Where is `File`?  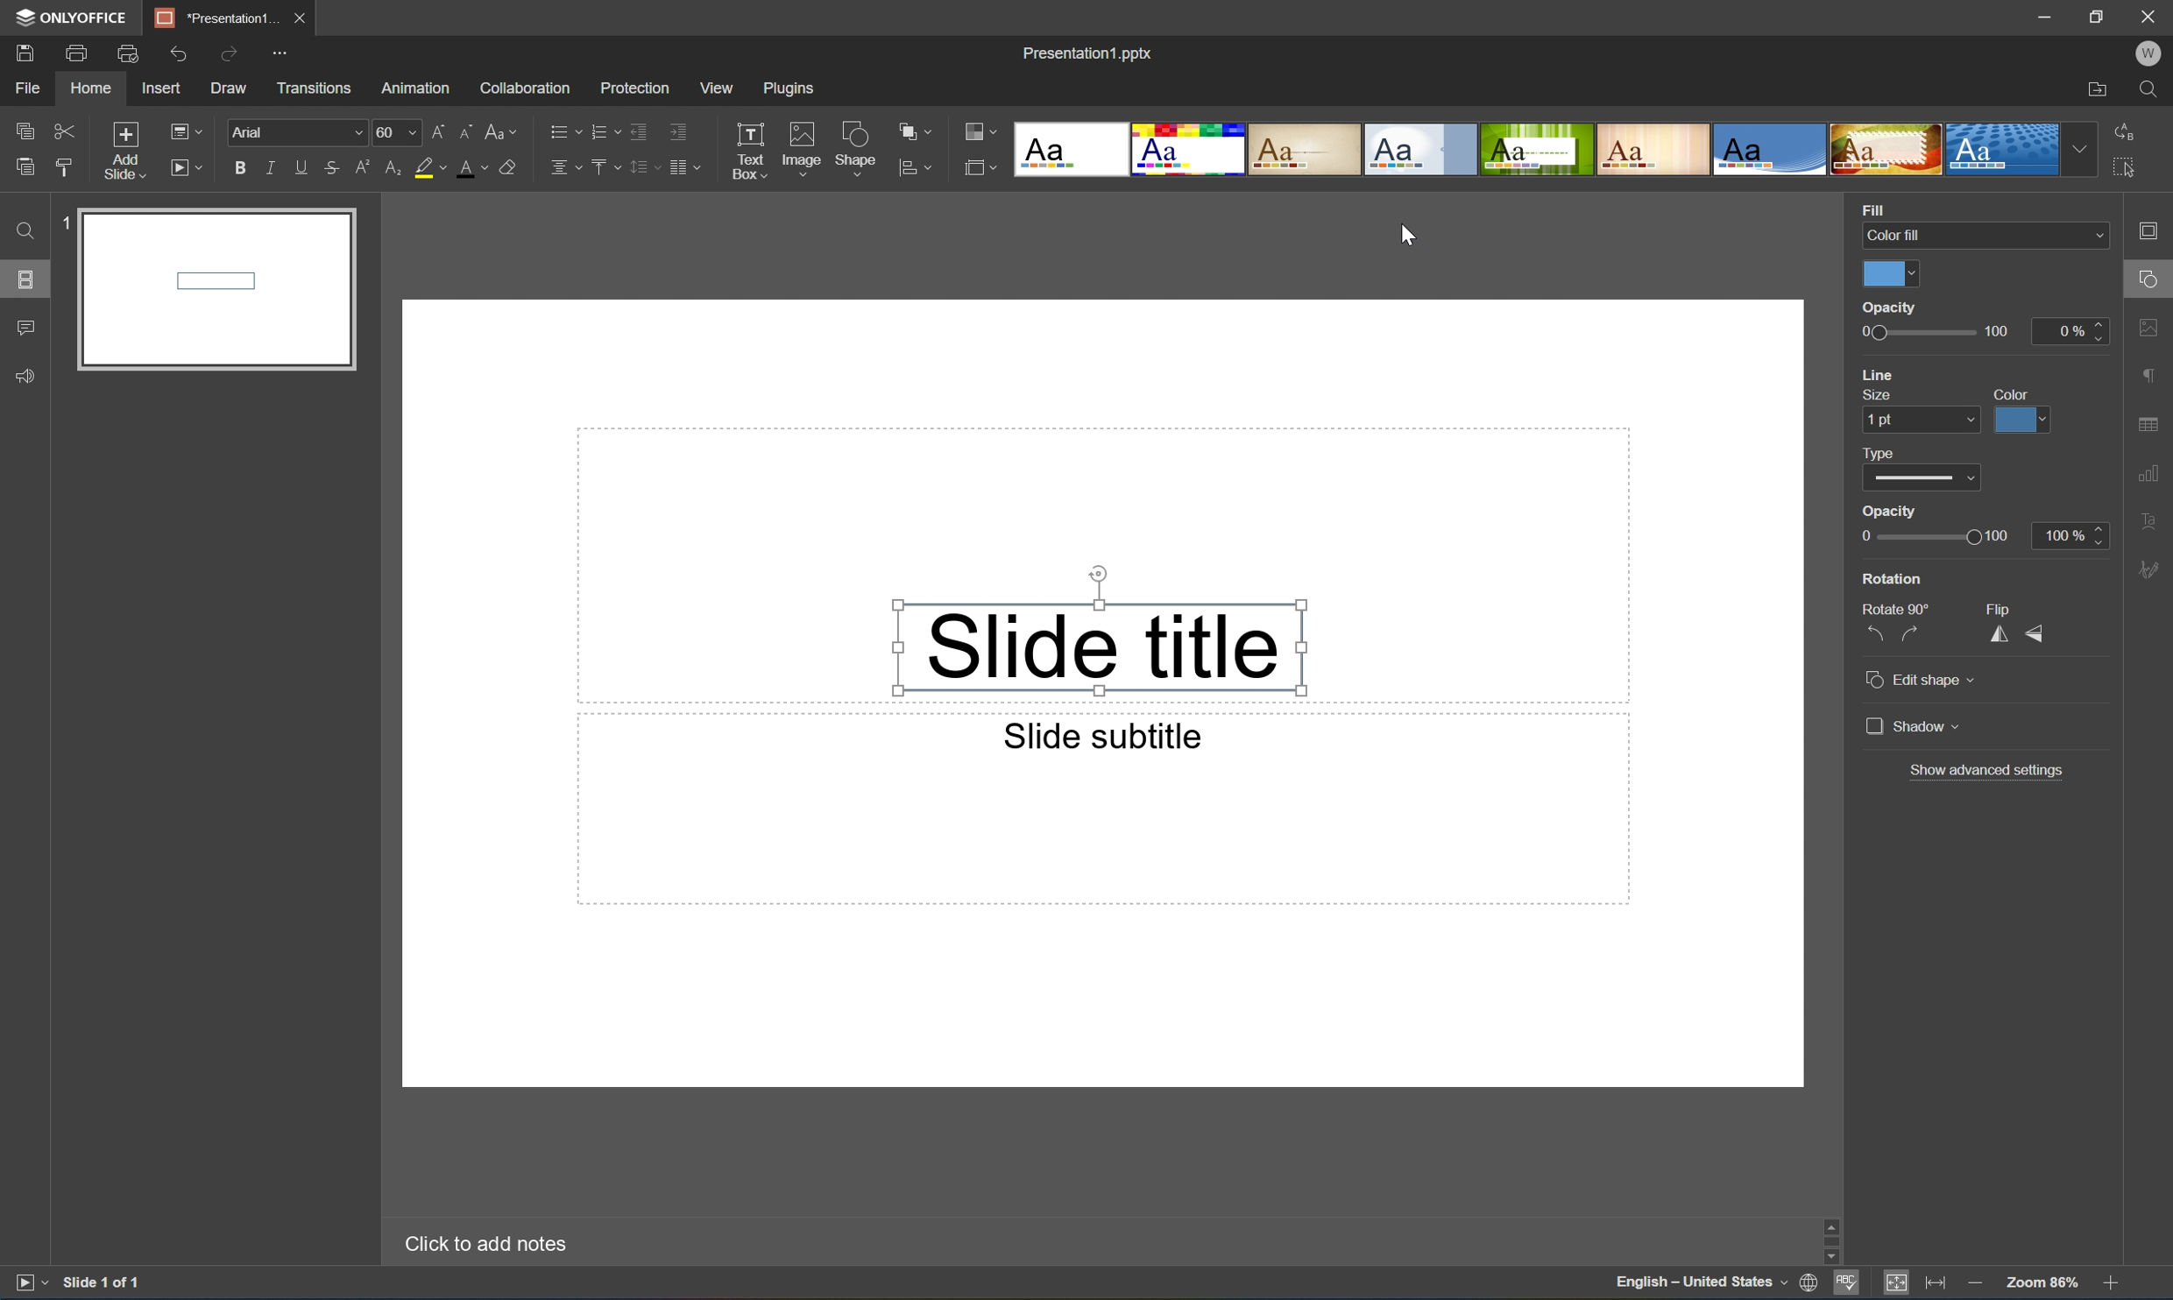
File is located at coordinates (32, 89).